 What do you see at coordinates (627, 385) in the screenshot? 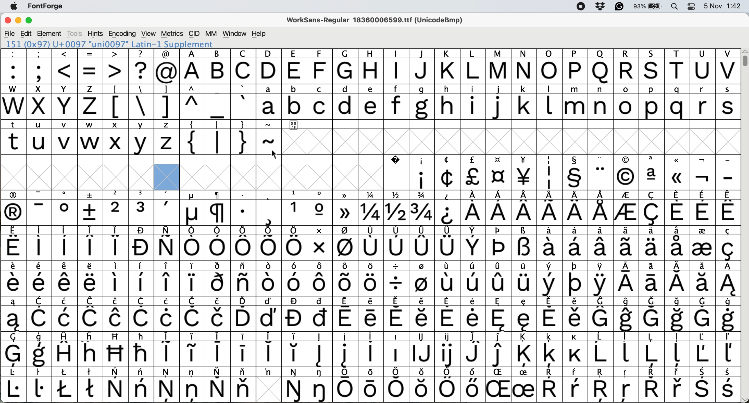
I see `` at bounding box center [627, 385].